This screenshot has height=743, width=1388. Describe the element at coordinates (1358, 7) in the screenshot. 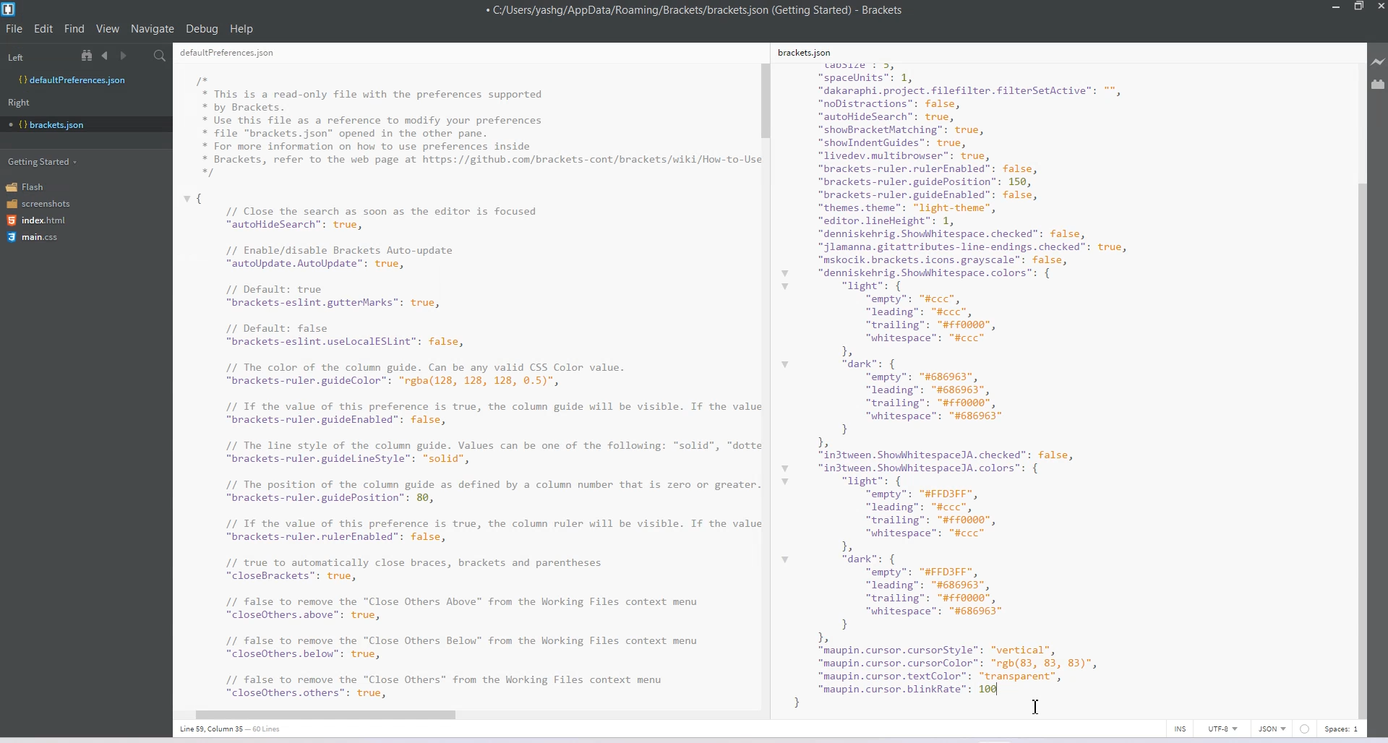

I see `Maximize` at that location.